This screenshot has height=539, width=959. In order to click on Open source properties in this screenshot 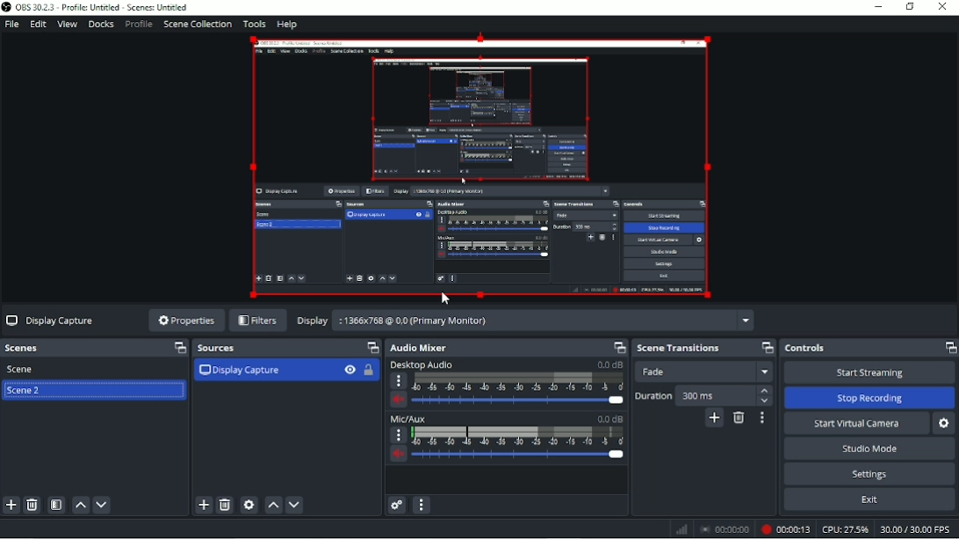, I will do `click(249, 505)`.